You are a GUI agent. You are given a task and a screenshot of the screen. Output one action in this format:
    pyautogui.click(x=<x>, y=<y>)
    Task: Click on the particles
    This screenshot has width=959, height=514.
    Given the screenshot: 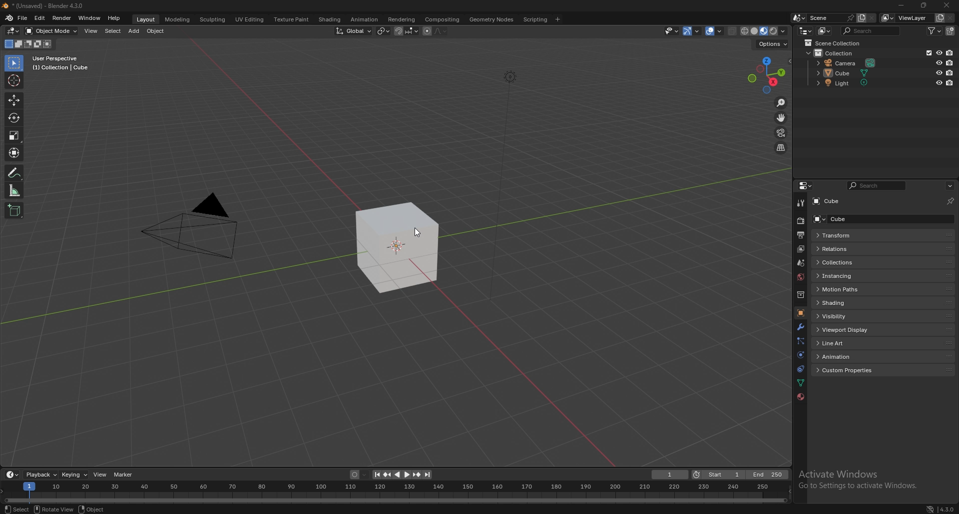 What is the action you would take?
    pyautogui.click(x=799, y=340)
    